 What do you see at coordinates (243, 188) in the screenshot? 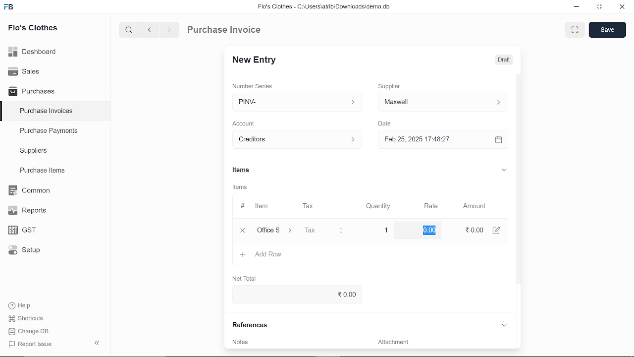
I see `Items` at bounding box center [243, 188].